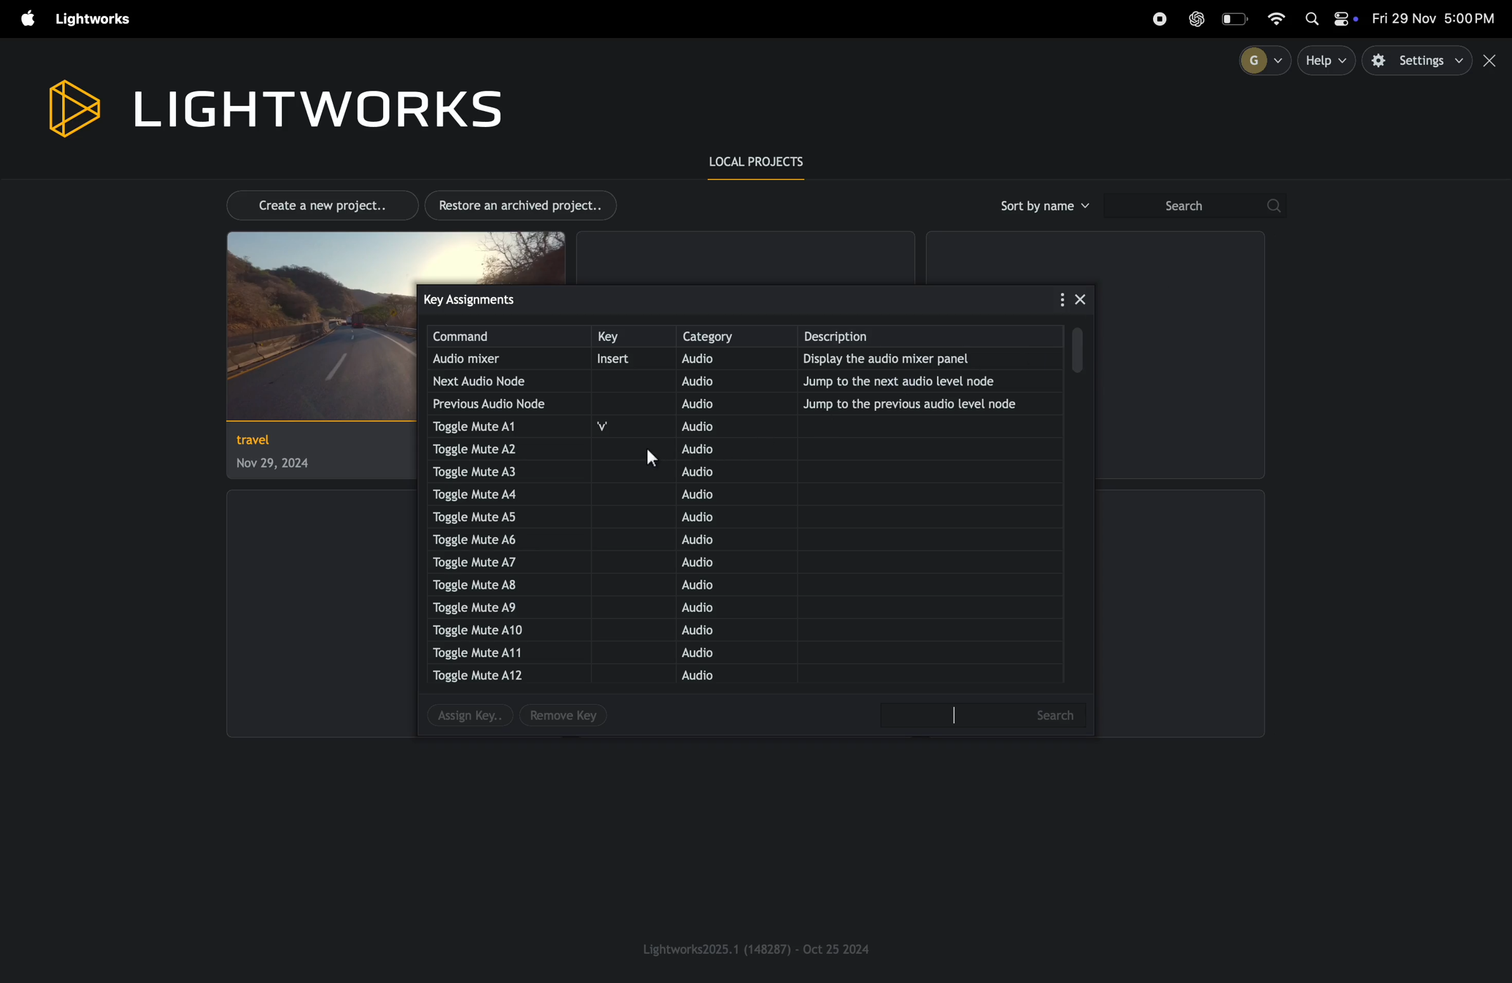 Image resolution: width=1512 pixels, height=983 pixels. I want to click on audio, so click(710, 495).